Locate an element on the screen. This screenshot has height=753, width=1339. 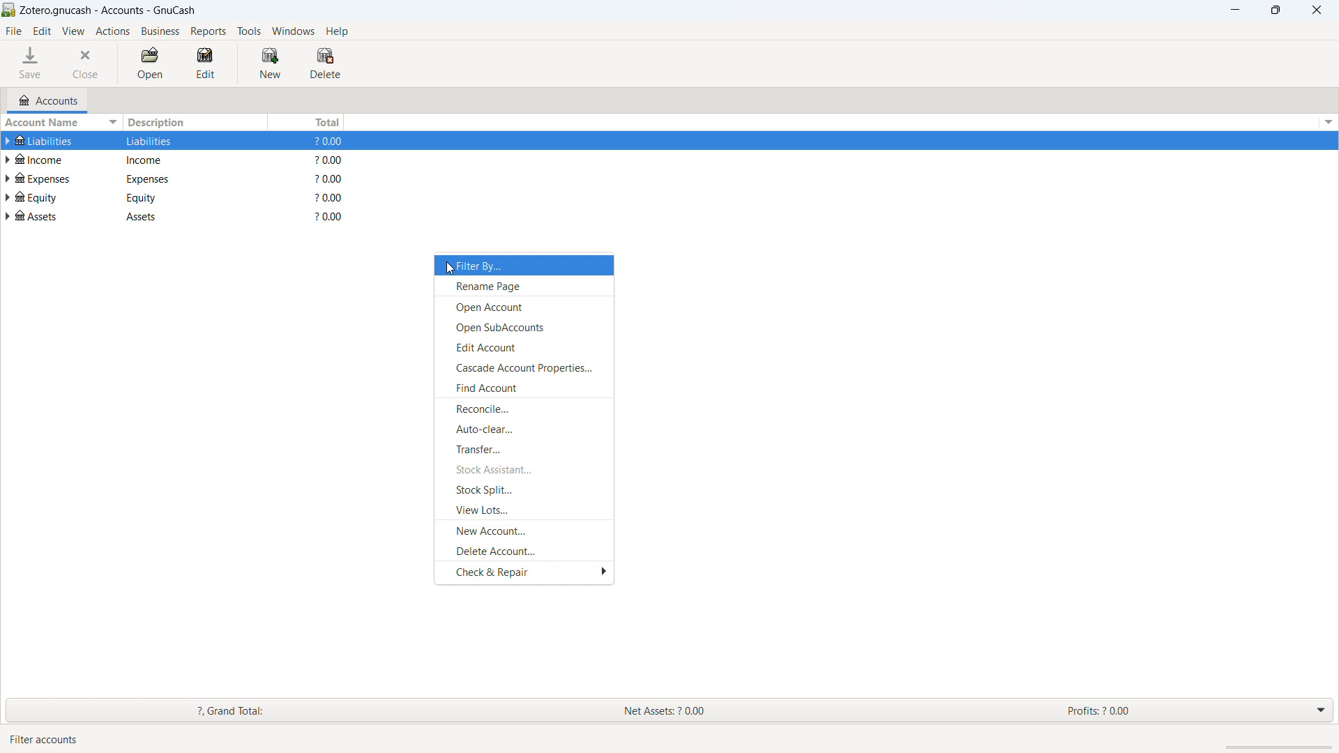
check and repair is located at coordinates (524, 573).